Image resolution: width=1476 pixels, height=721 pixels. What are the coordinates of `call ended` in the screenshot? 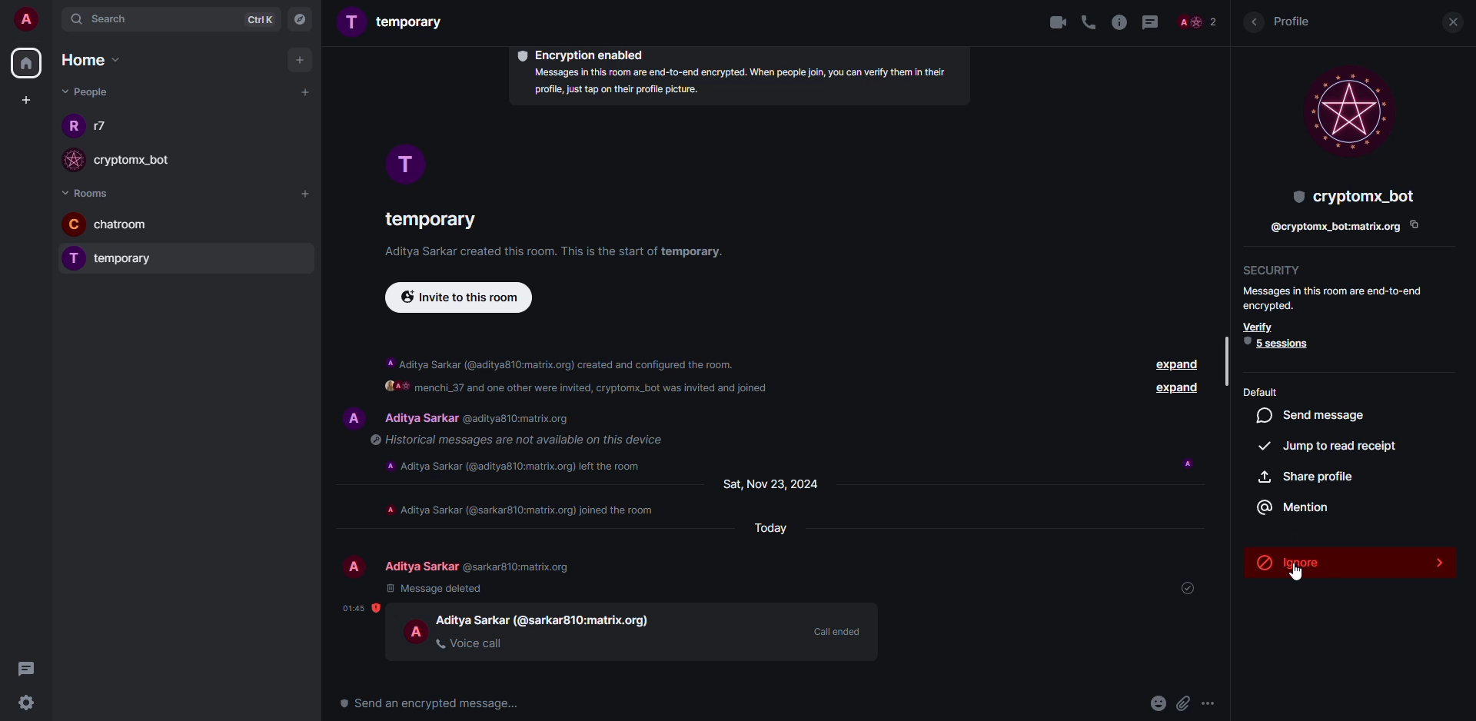 It's located at (836, 630).